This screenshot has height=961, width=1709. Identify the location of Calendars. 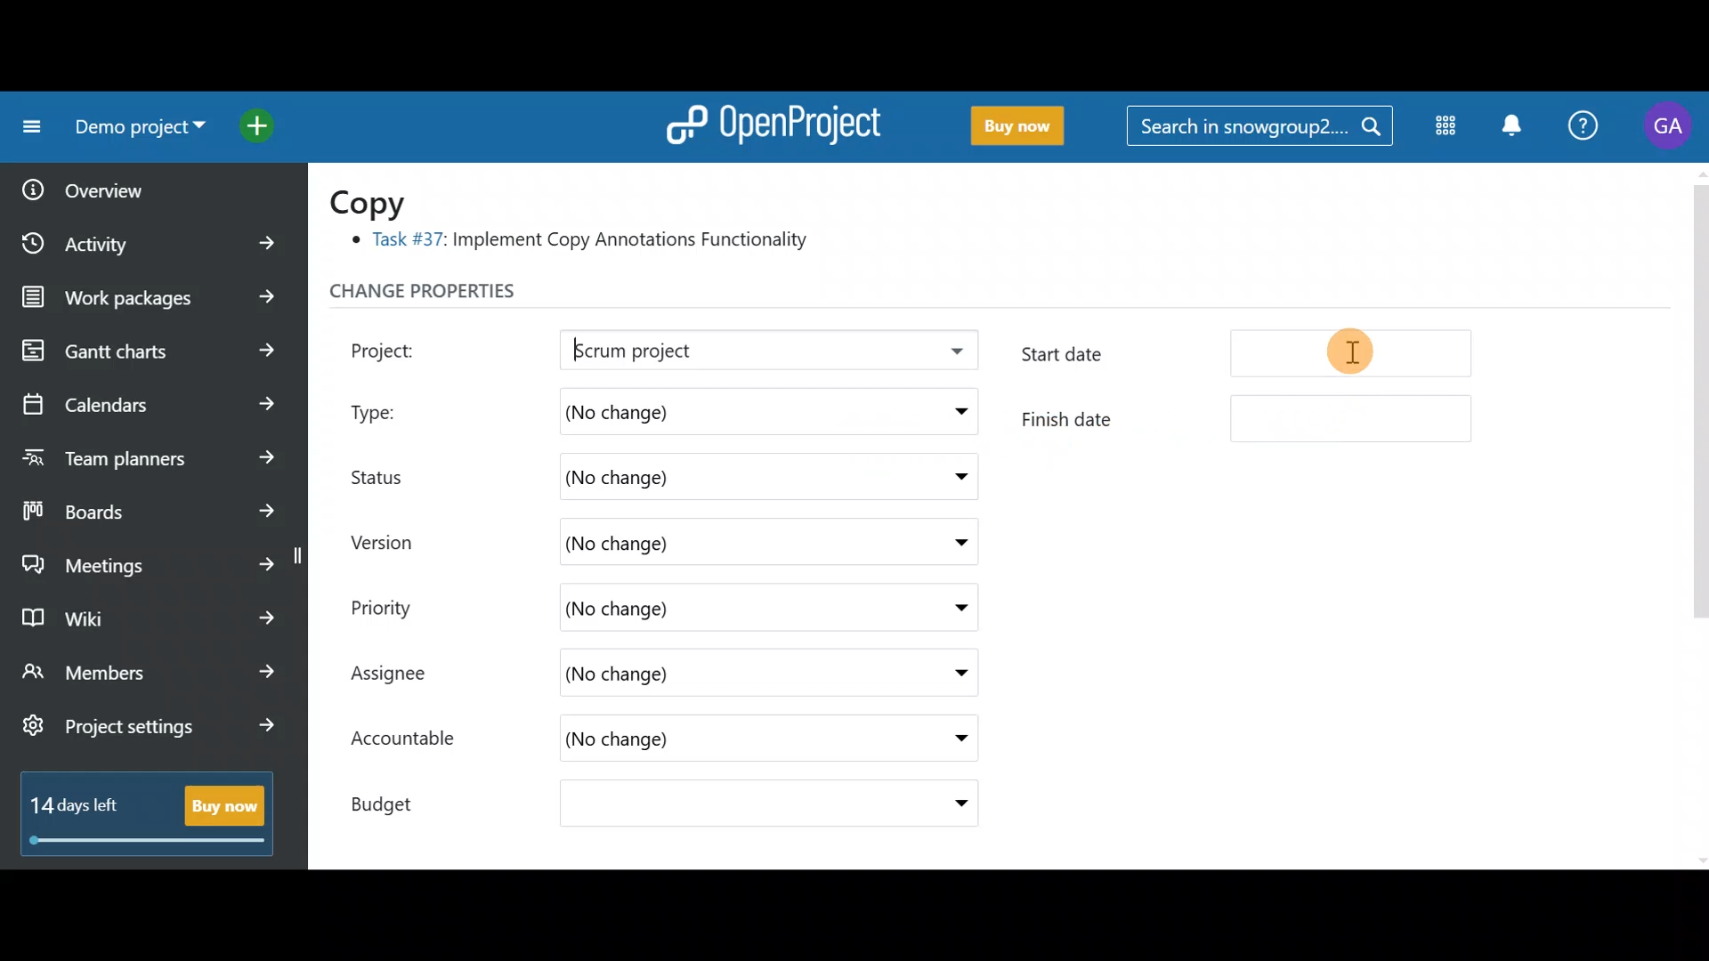
(148, 397).